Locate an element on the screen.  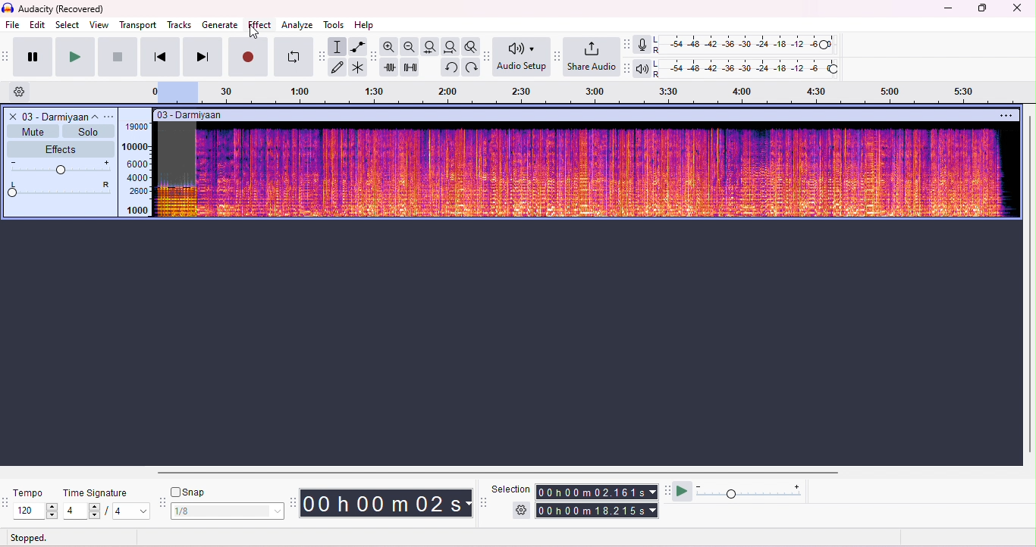
help is located at coordinates (366, 24).